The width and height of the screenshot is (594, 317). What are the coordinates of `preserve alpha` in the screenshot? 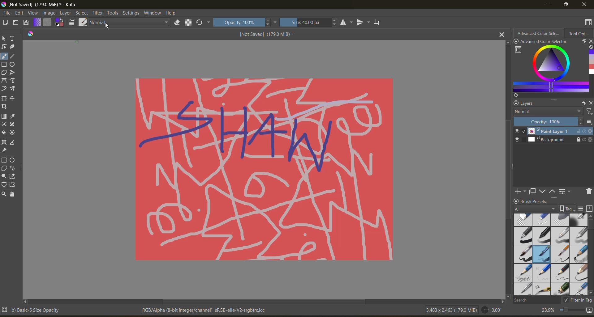 It's located at (190, 23).